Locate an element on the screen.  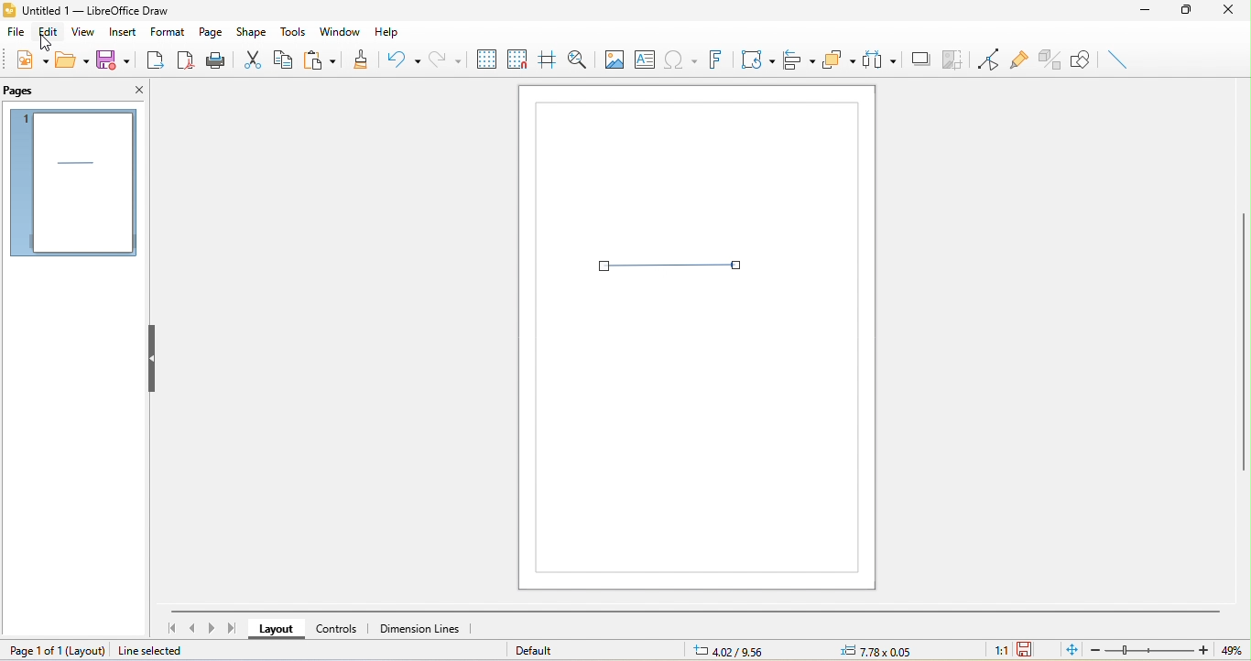
minimize is located at coordinates (1145, 14).